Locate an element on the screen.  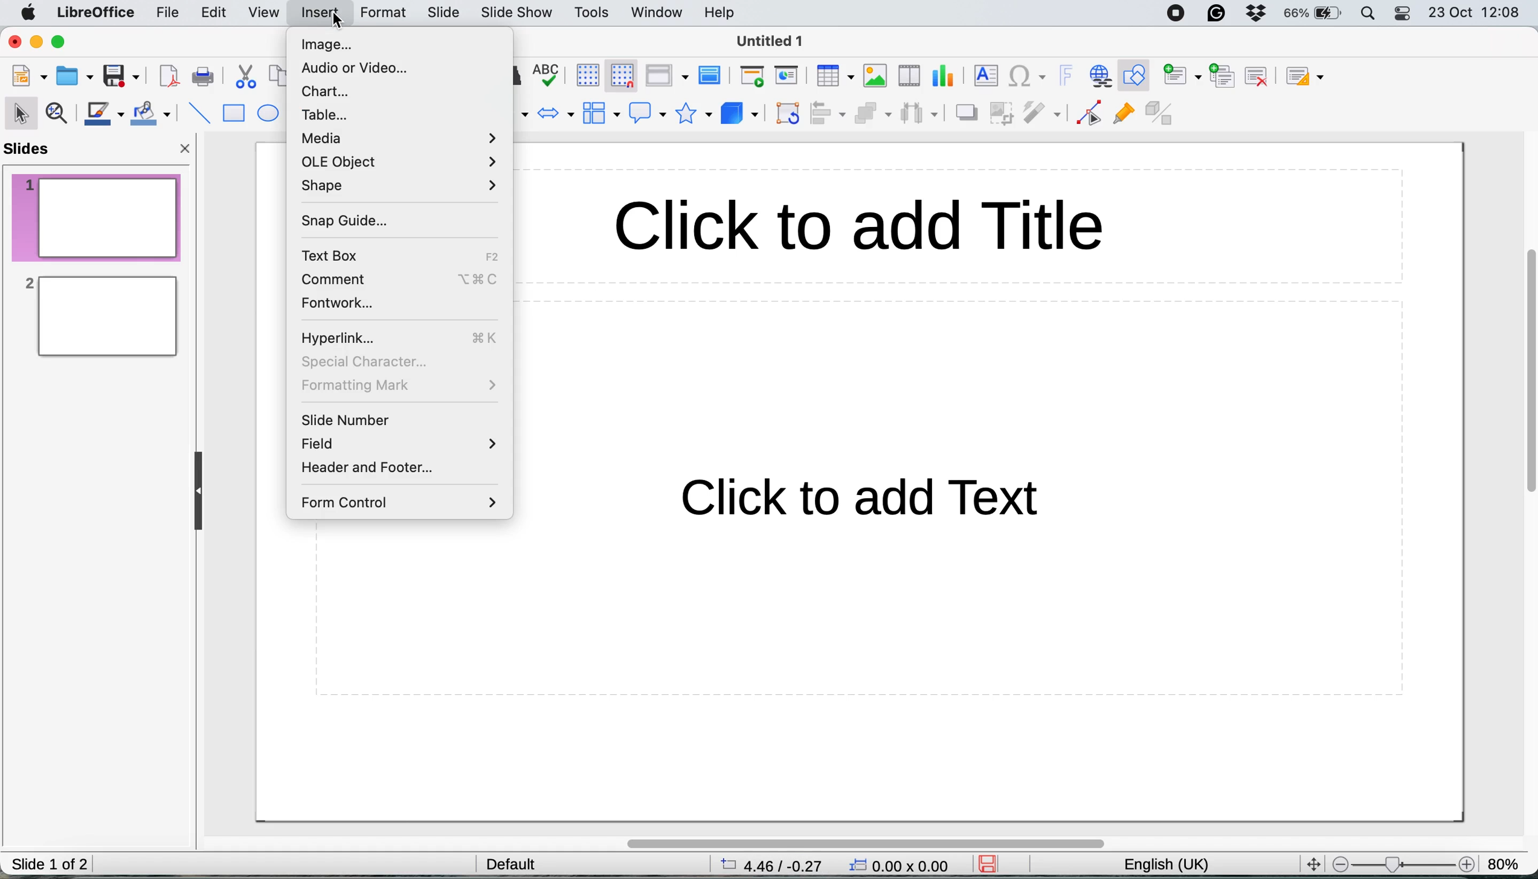
select three objects to distribute is located at coordinates (919, 115).